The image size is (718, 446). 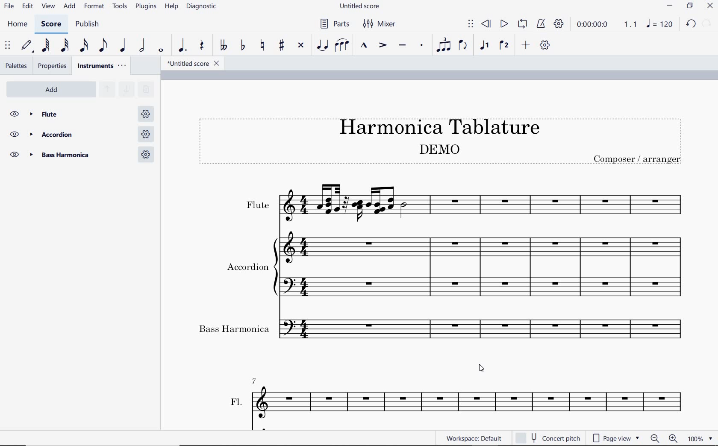 I want to click on tie, so click(x=324, y=45).